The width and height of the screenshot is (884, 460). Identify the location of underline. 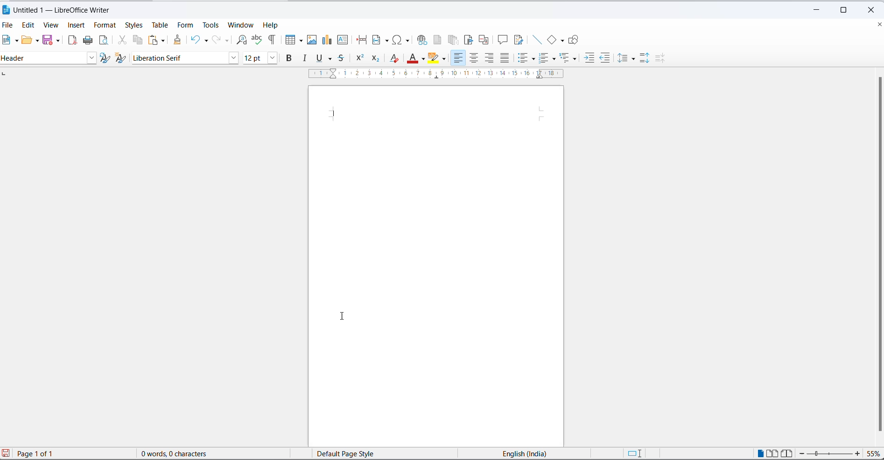
(318, 58).